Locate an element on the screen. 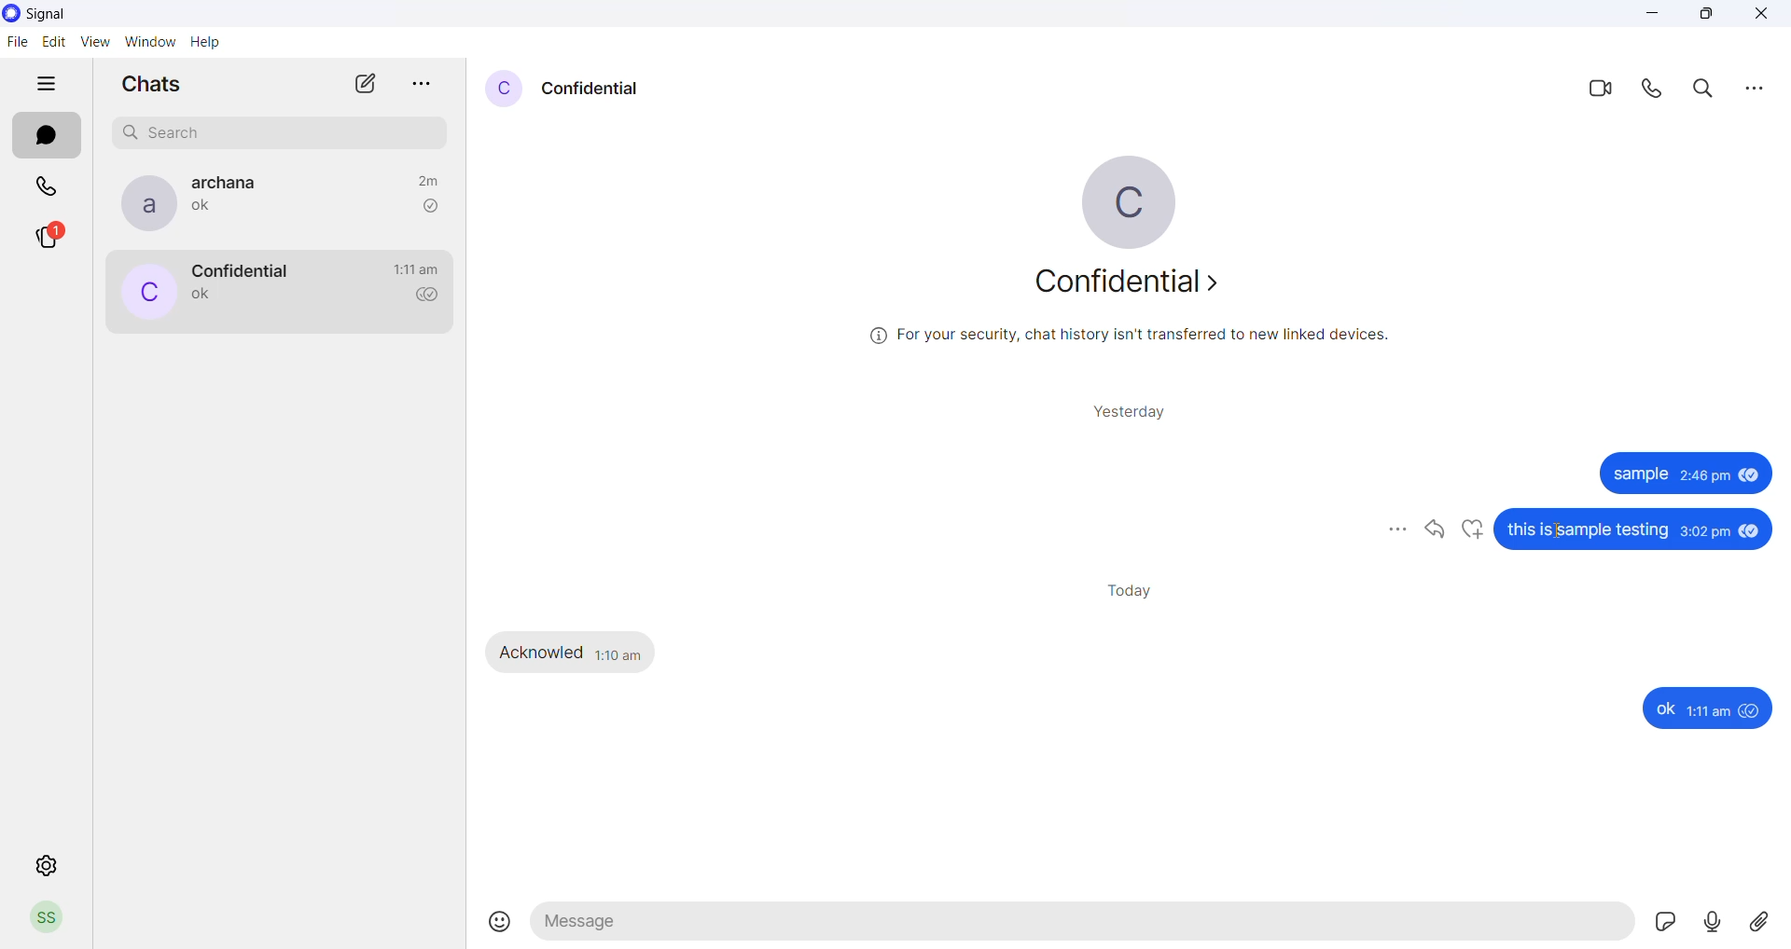 The width and height of the screenshot is (1791, 949). profile picture is located at coordinates (1144, 202).